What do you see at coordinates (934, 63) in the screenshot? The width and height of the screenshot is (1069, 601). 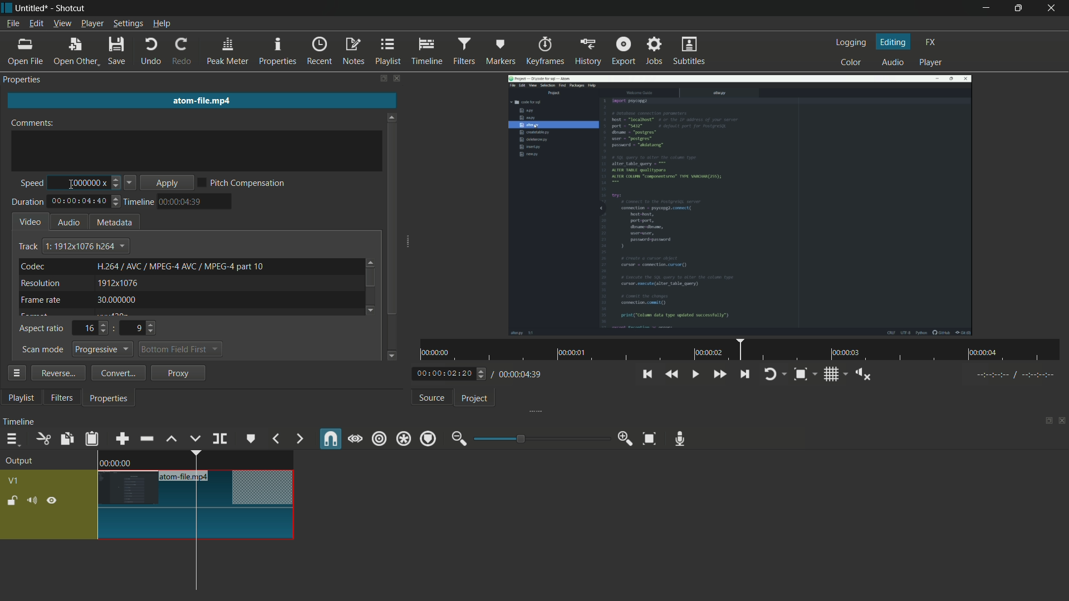 I see `player` at bounding box center [934, 63].